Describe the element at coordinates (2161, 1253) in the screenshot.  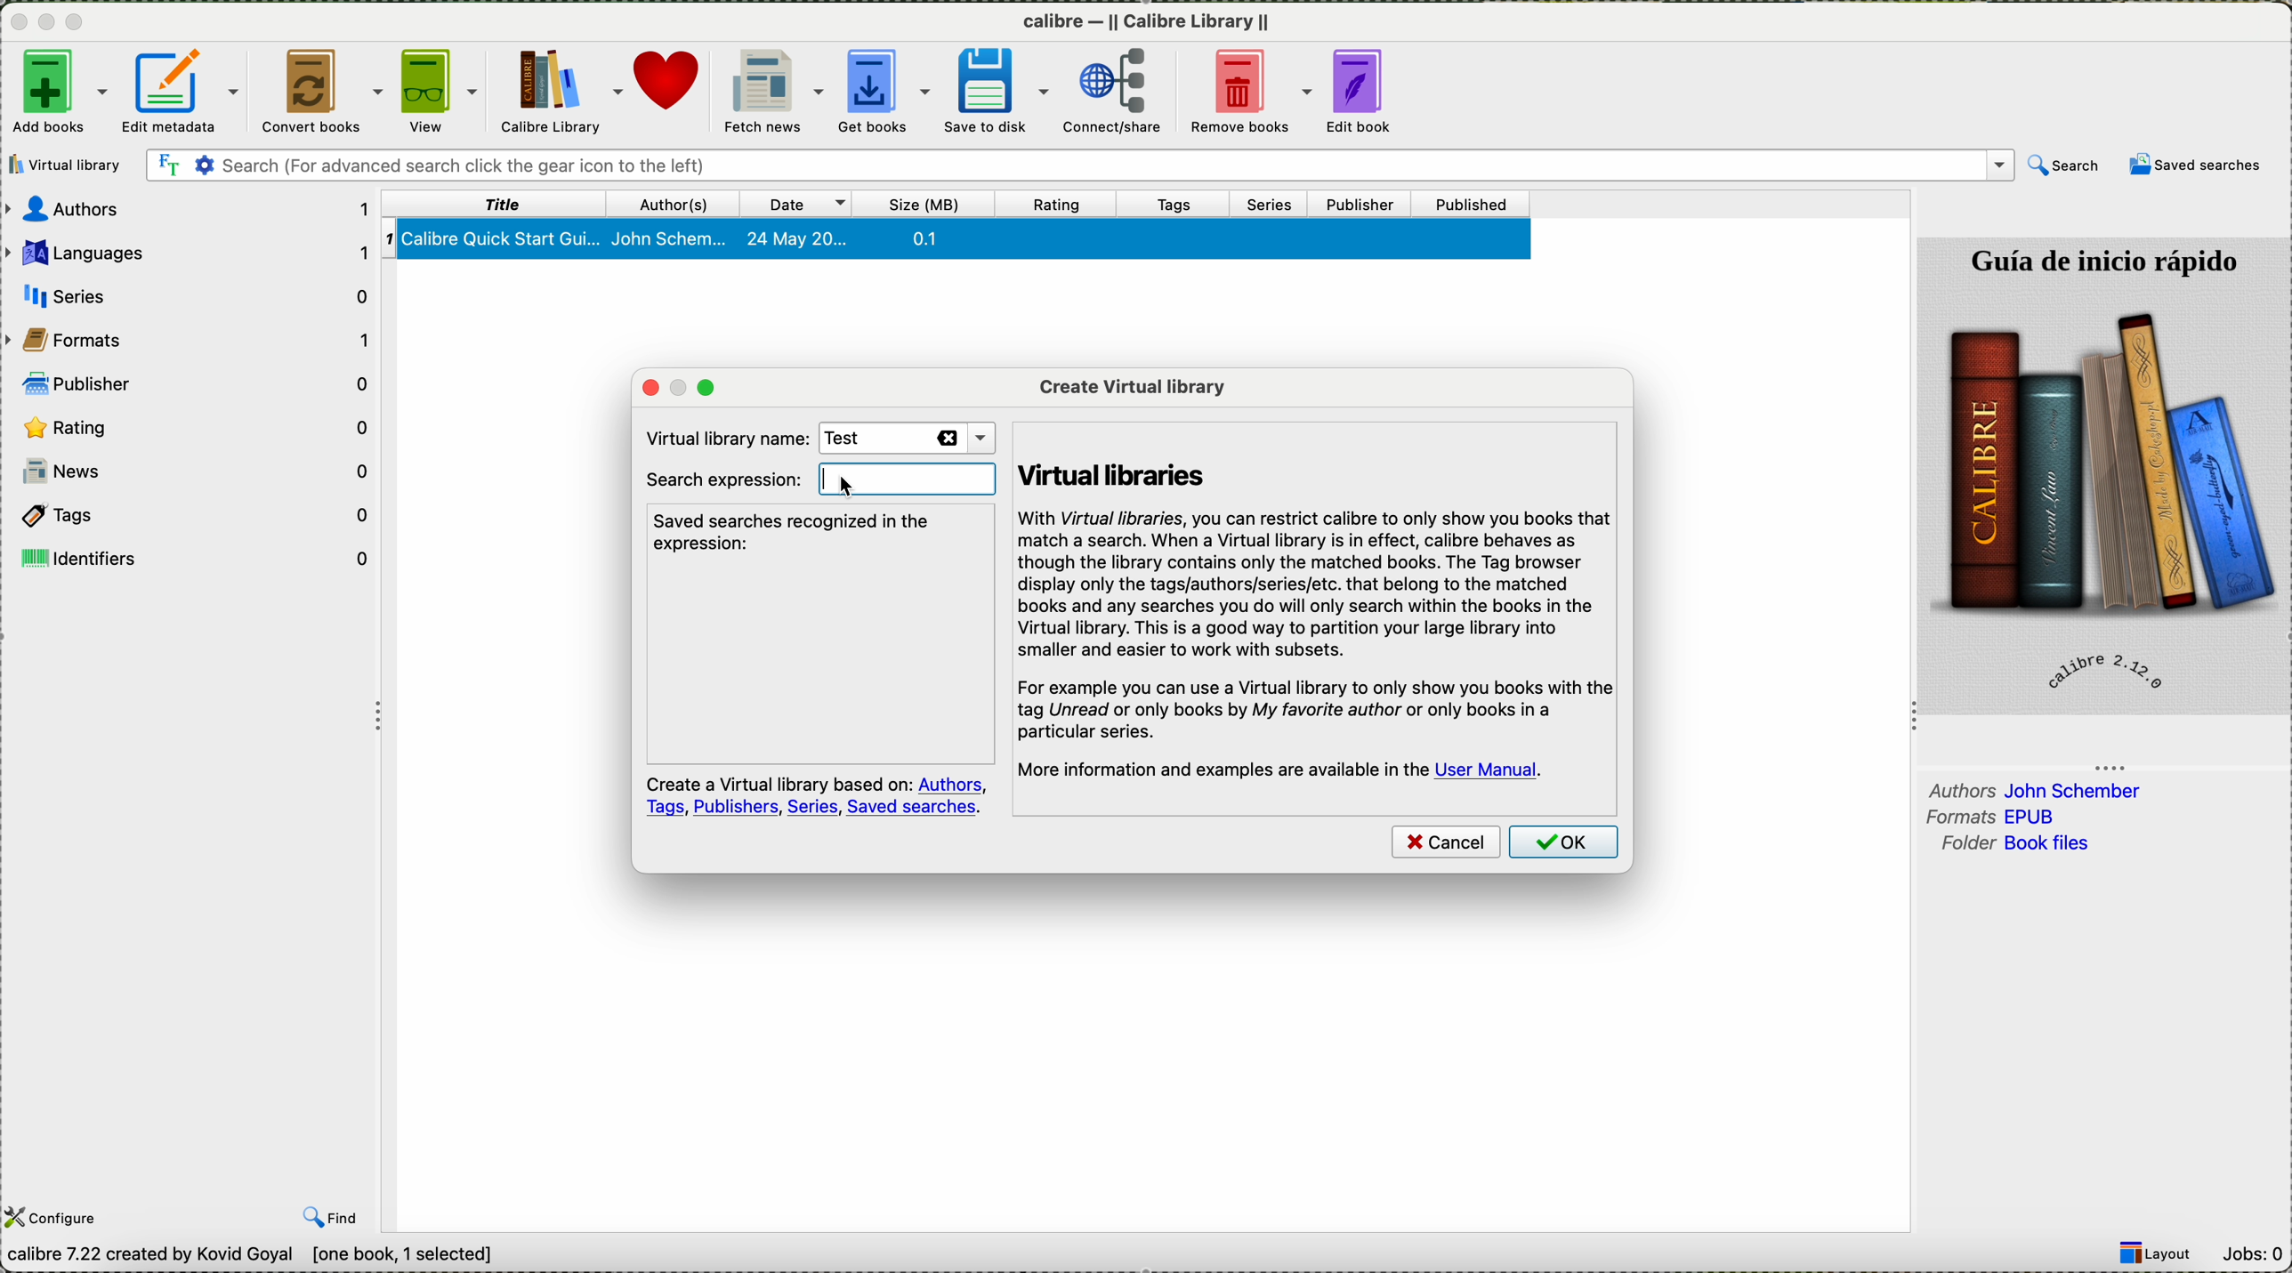
I see `layout` at that location.